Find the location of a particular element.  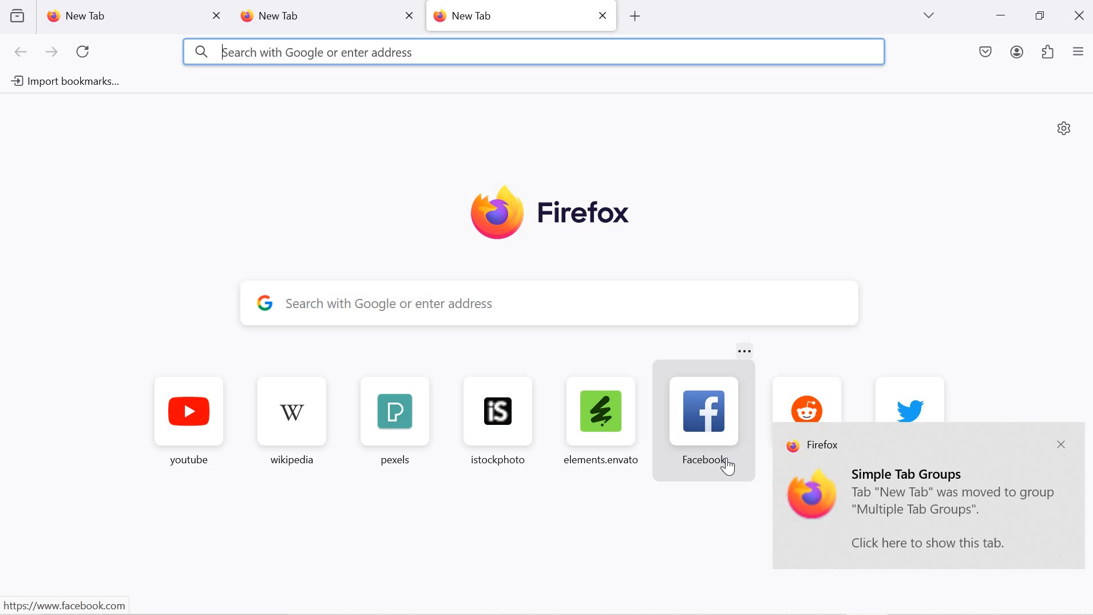

close tab is located at coordinates (217, 16).